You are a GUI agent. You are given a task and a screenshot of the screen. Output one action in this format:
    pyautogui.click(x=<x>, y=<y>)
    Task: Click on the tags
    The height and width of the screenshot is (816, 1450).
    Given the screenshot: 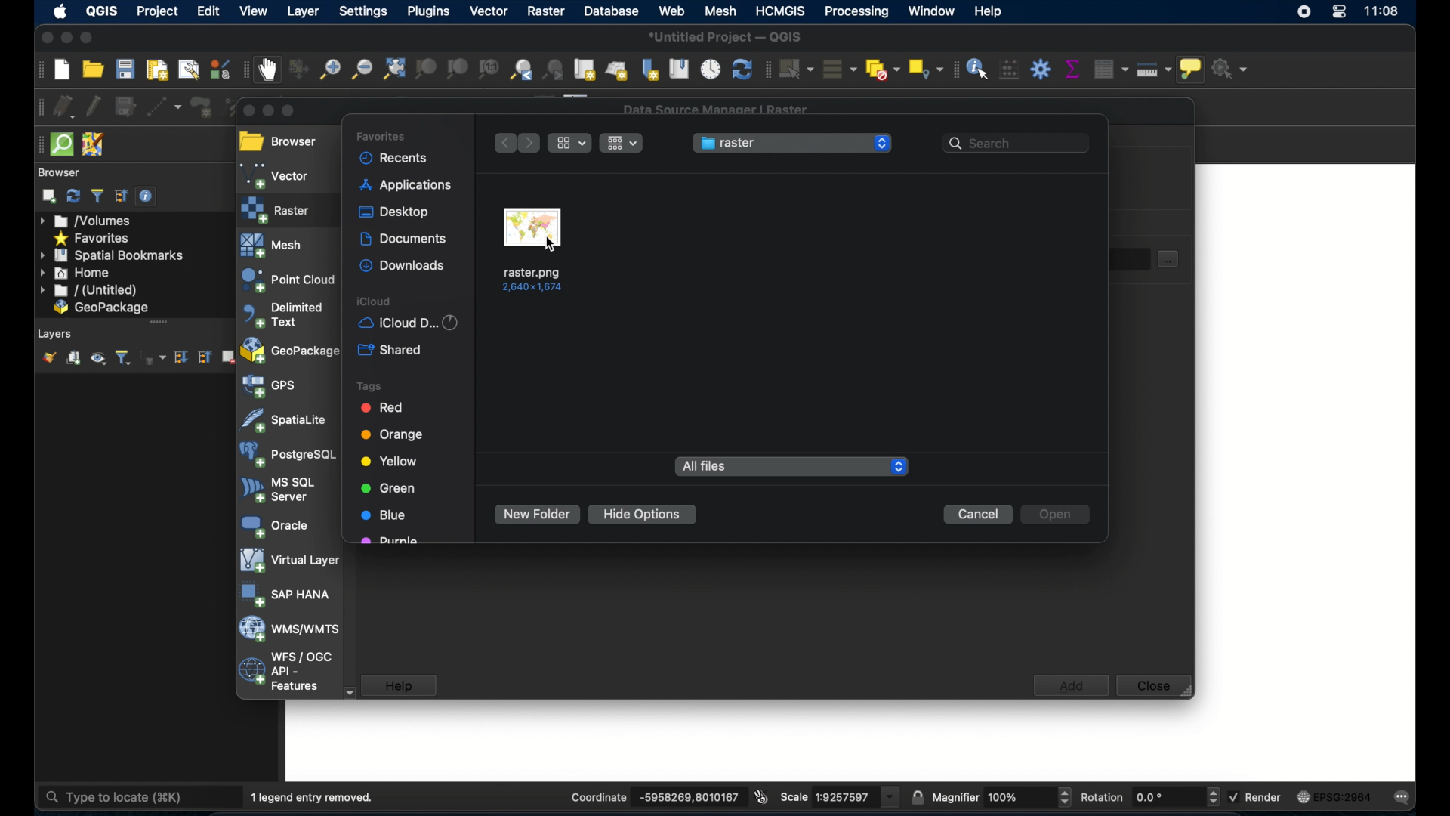 What is the action you would take?
    pyautogui.click(x=370, y=385)
    